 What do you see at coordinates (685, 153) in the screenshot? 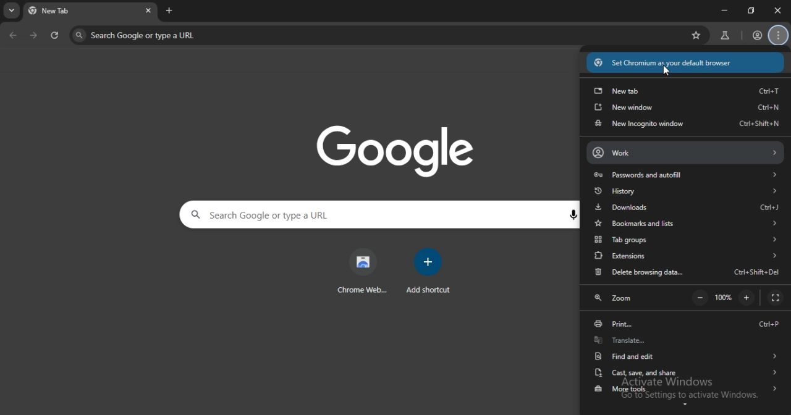
I see `work` at bounding box center [685, 153].